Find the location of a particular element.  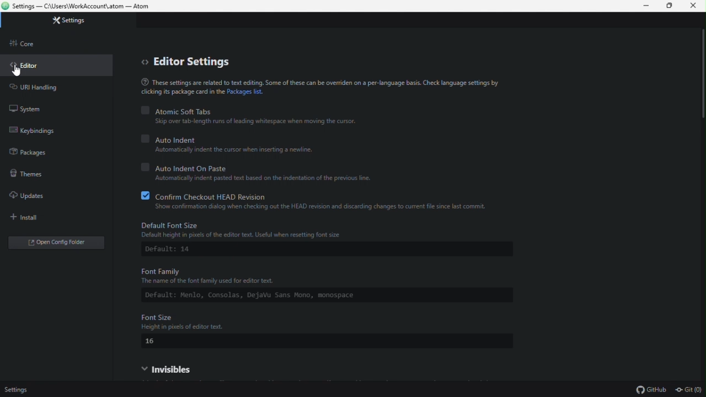

Default: Menlo, Consolas, DejaVu Sans Mono, monospace is located at coordinates (315, 294).